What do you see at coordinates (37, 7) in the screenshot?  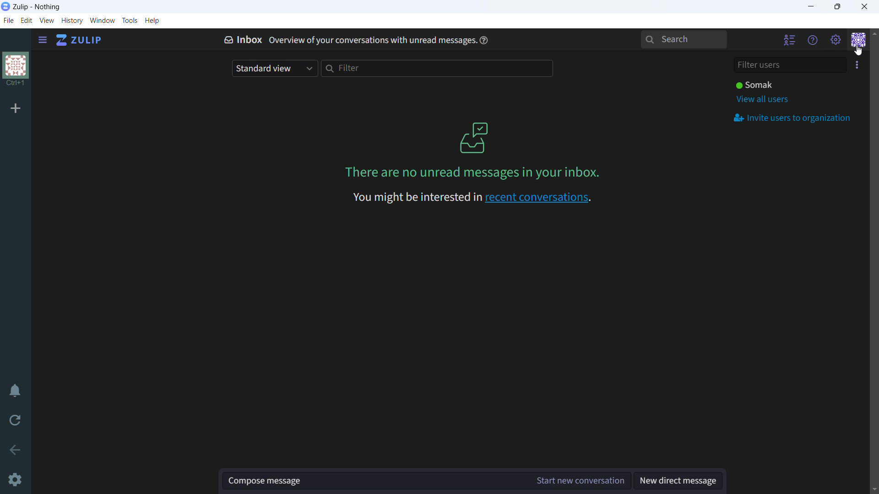 I see `title` at bounding box center [37, 7].